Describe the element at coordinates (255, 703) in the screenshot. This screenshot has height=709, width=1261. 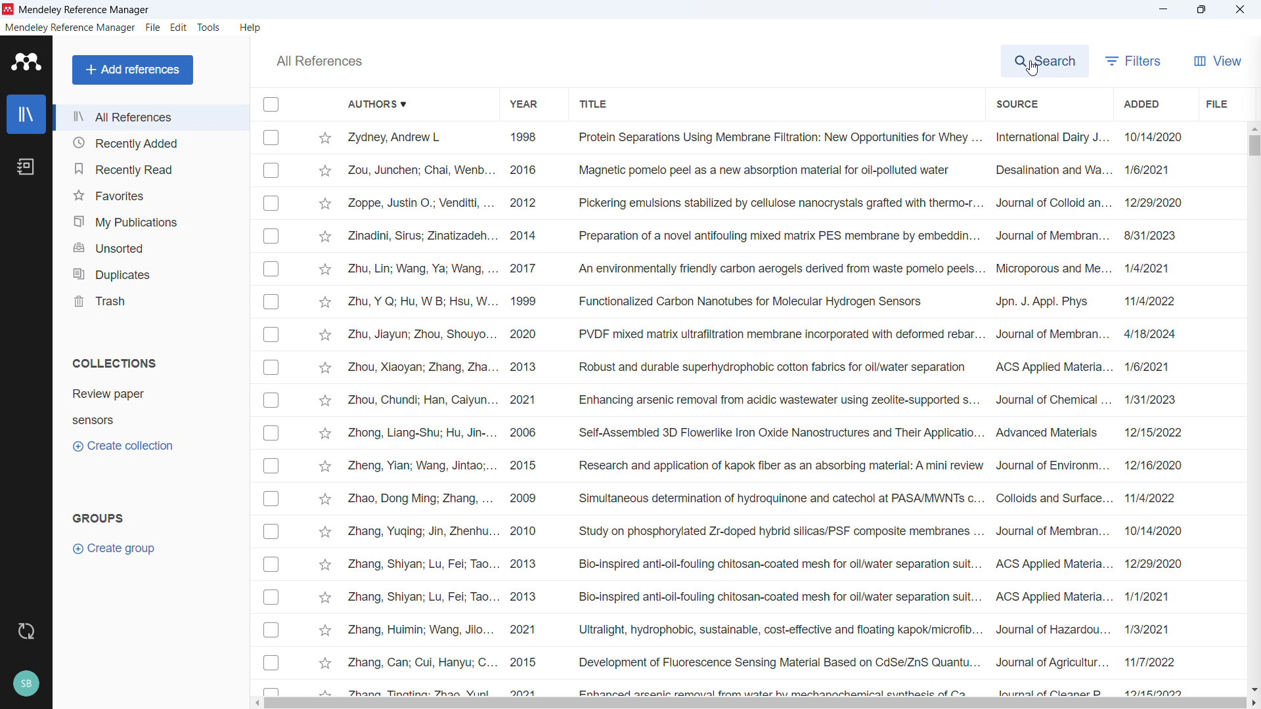
I see `Scroll left ` at that location.